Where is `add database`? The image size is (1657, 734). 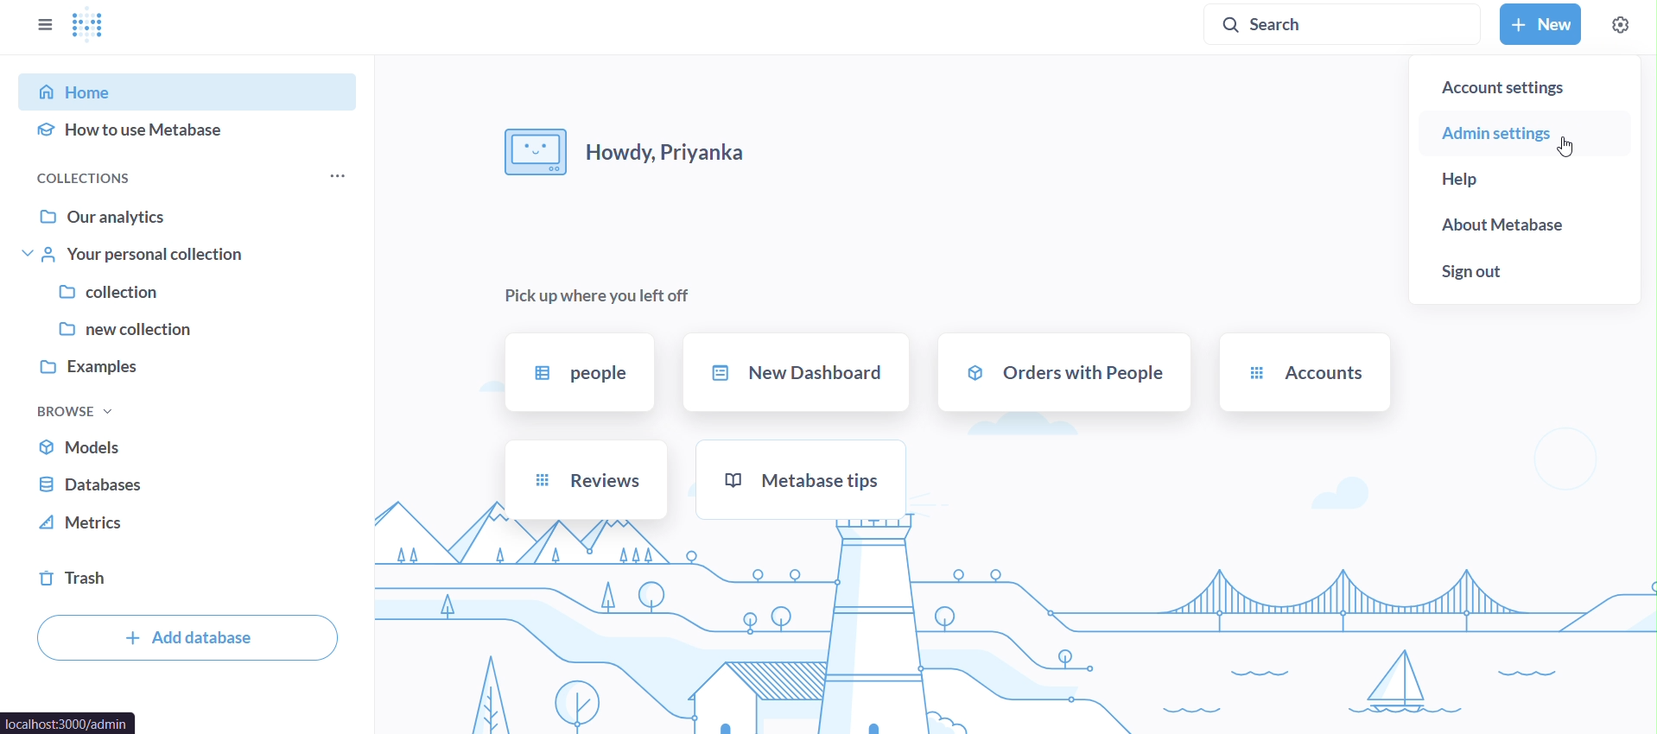
add database is located at coordinates (187, 639).